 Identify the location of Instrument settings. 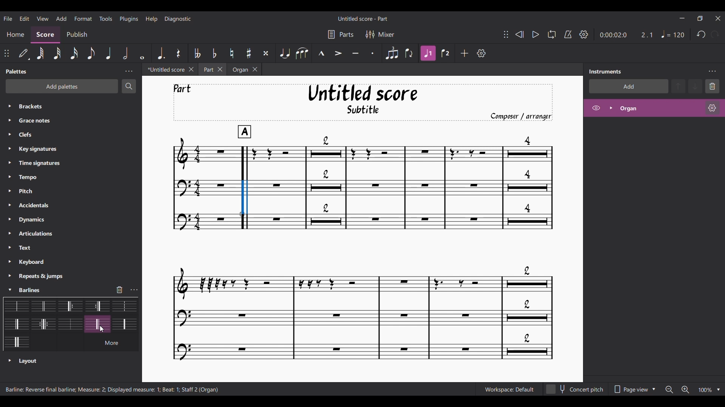
(713, 72).